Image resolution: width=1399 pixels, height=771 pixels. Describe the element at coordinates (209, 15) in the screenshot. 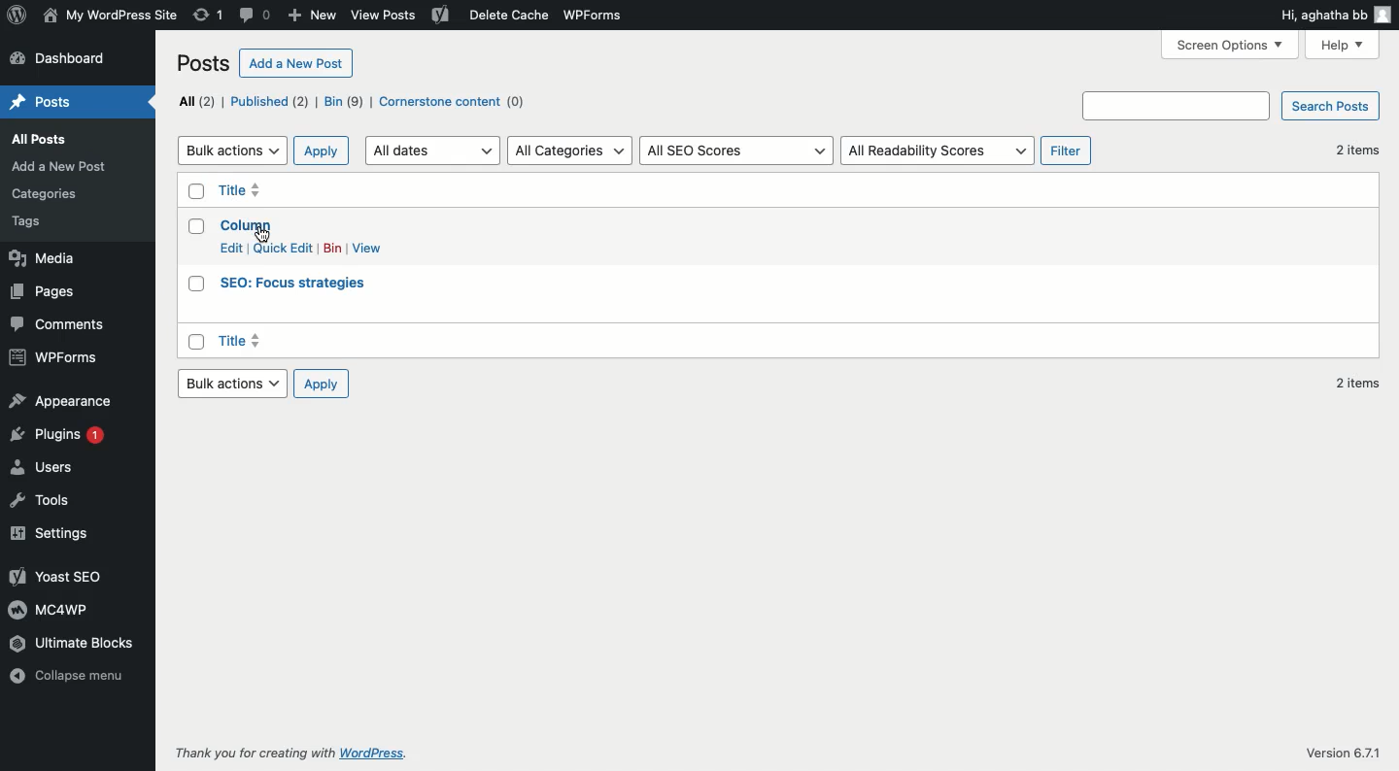

I see `Revision` at that location.